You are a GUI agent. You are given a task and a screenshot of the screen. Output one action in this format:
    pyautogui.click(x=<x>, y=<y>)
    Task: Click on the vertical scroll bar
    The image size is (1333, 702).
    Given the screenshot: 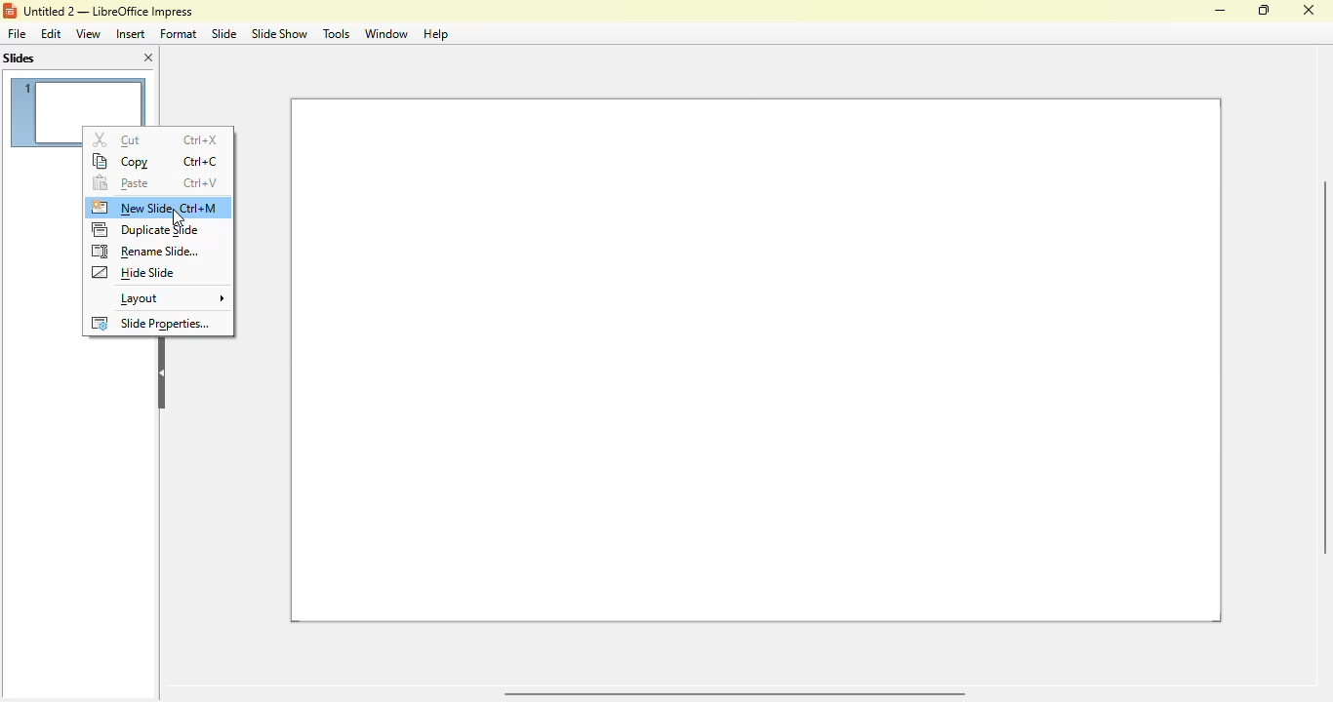 What is the action you would take?
    pyautogui.click(x=1323, y=366)
    